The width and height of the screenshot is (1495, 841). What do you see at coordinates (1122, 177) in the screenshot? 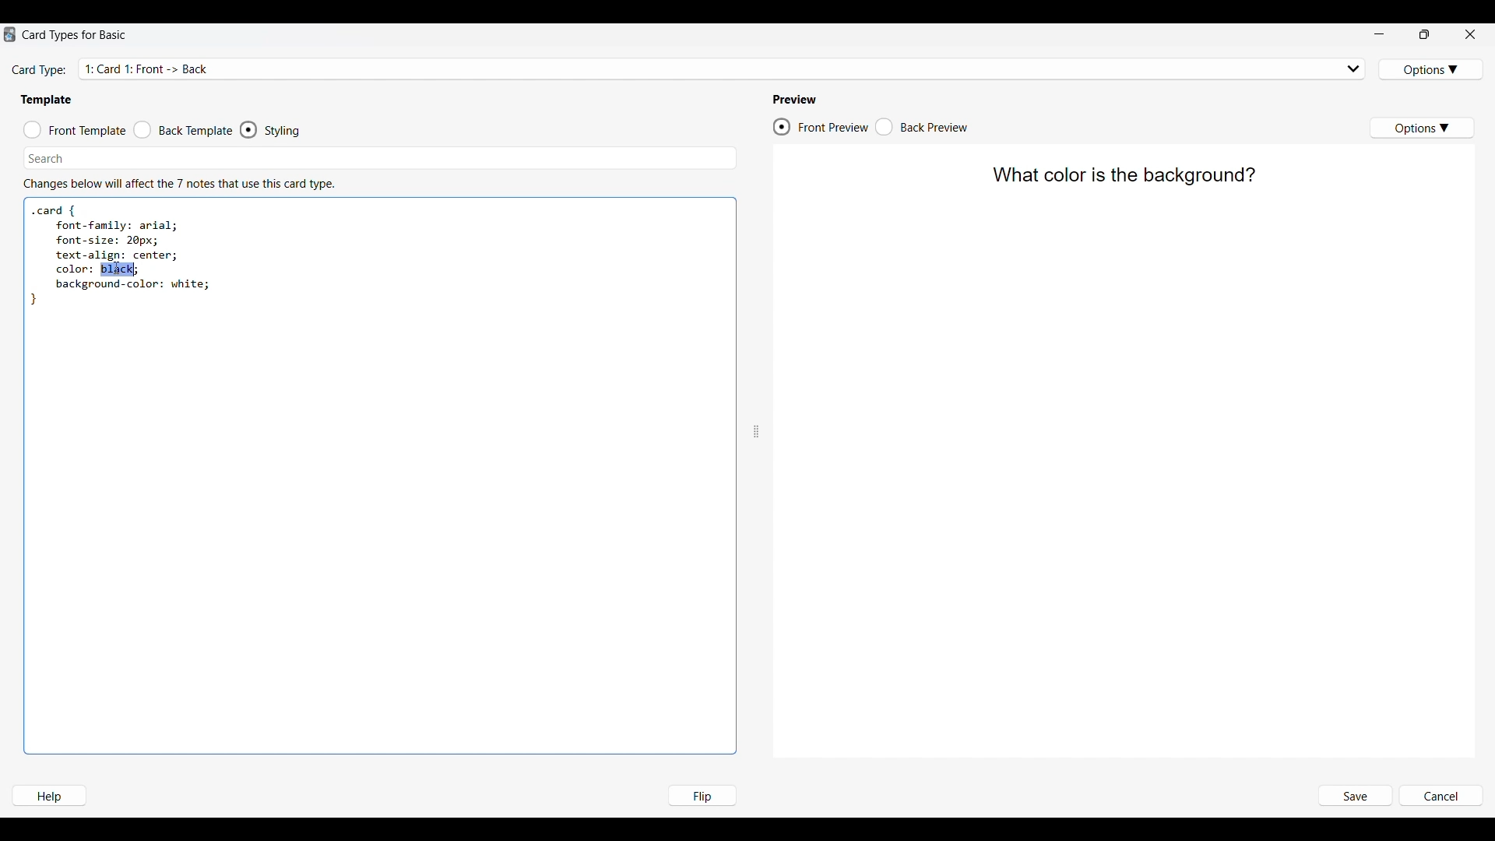
I see `Text on front of card` at bounding box center [1122, 177].